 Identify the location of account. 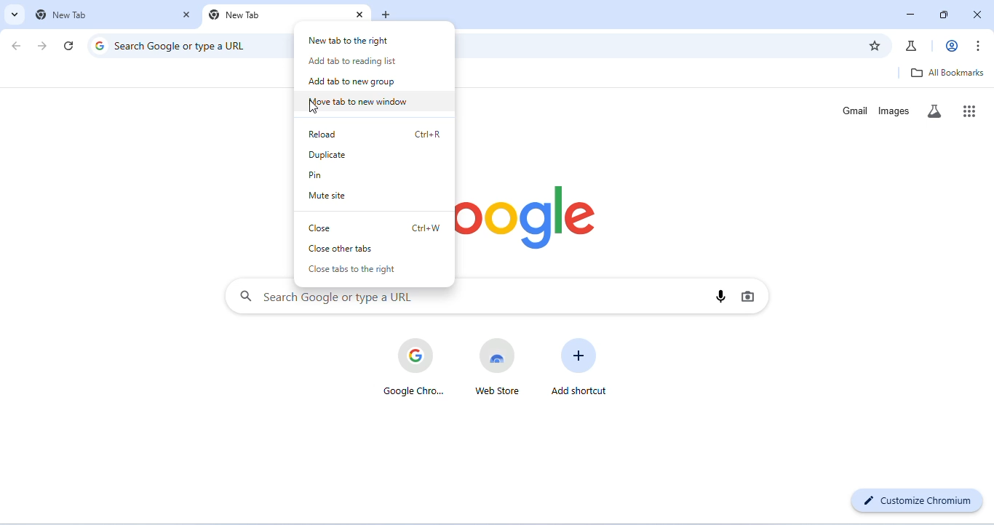
(952, 46).